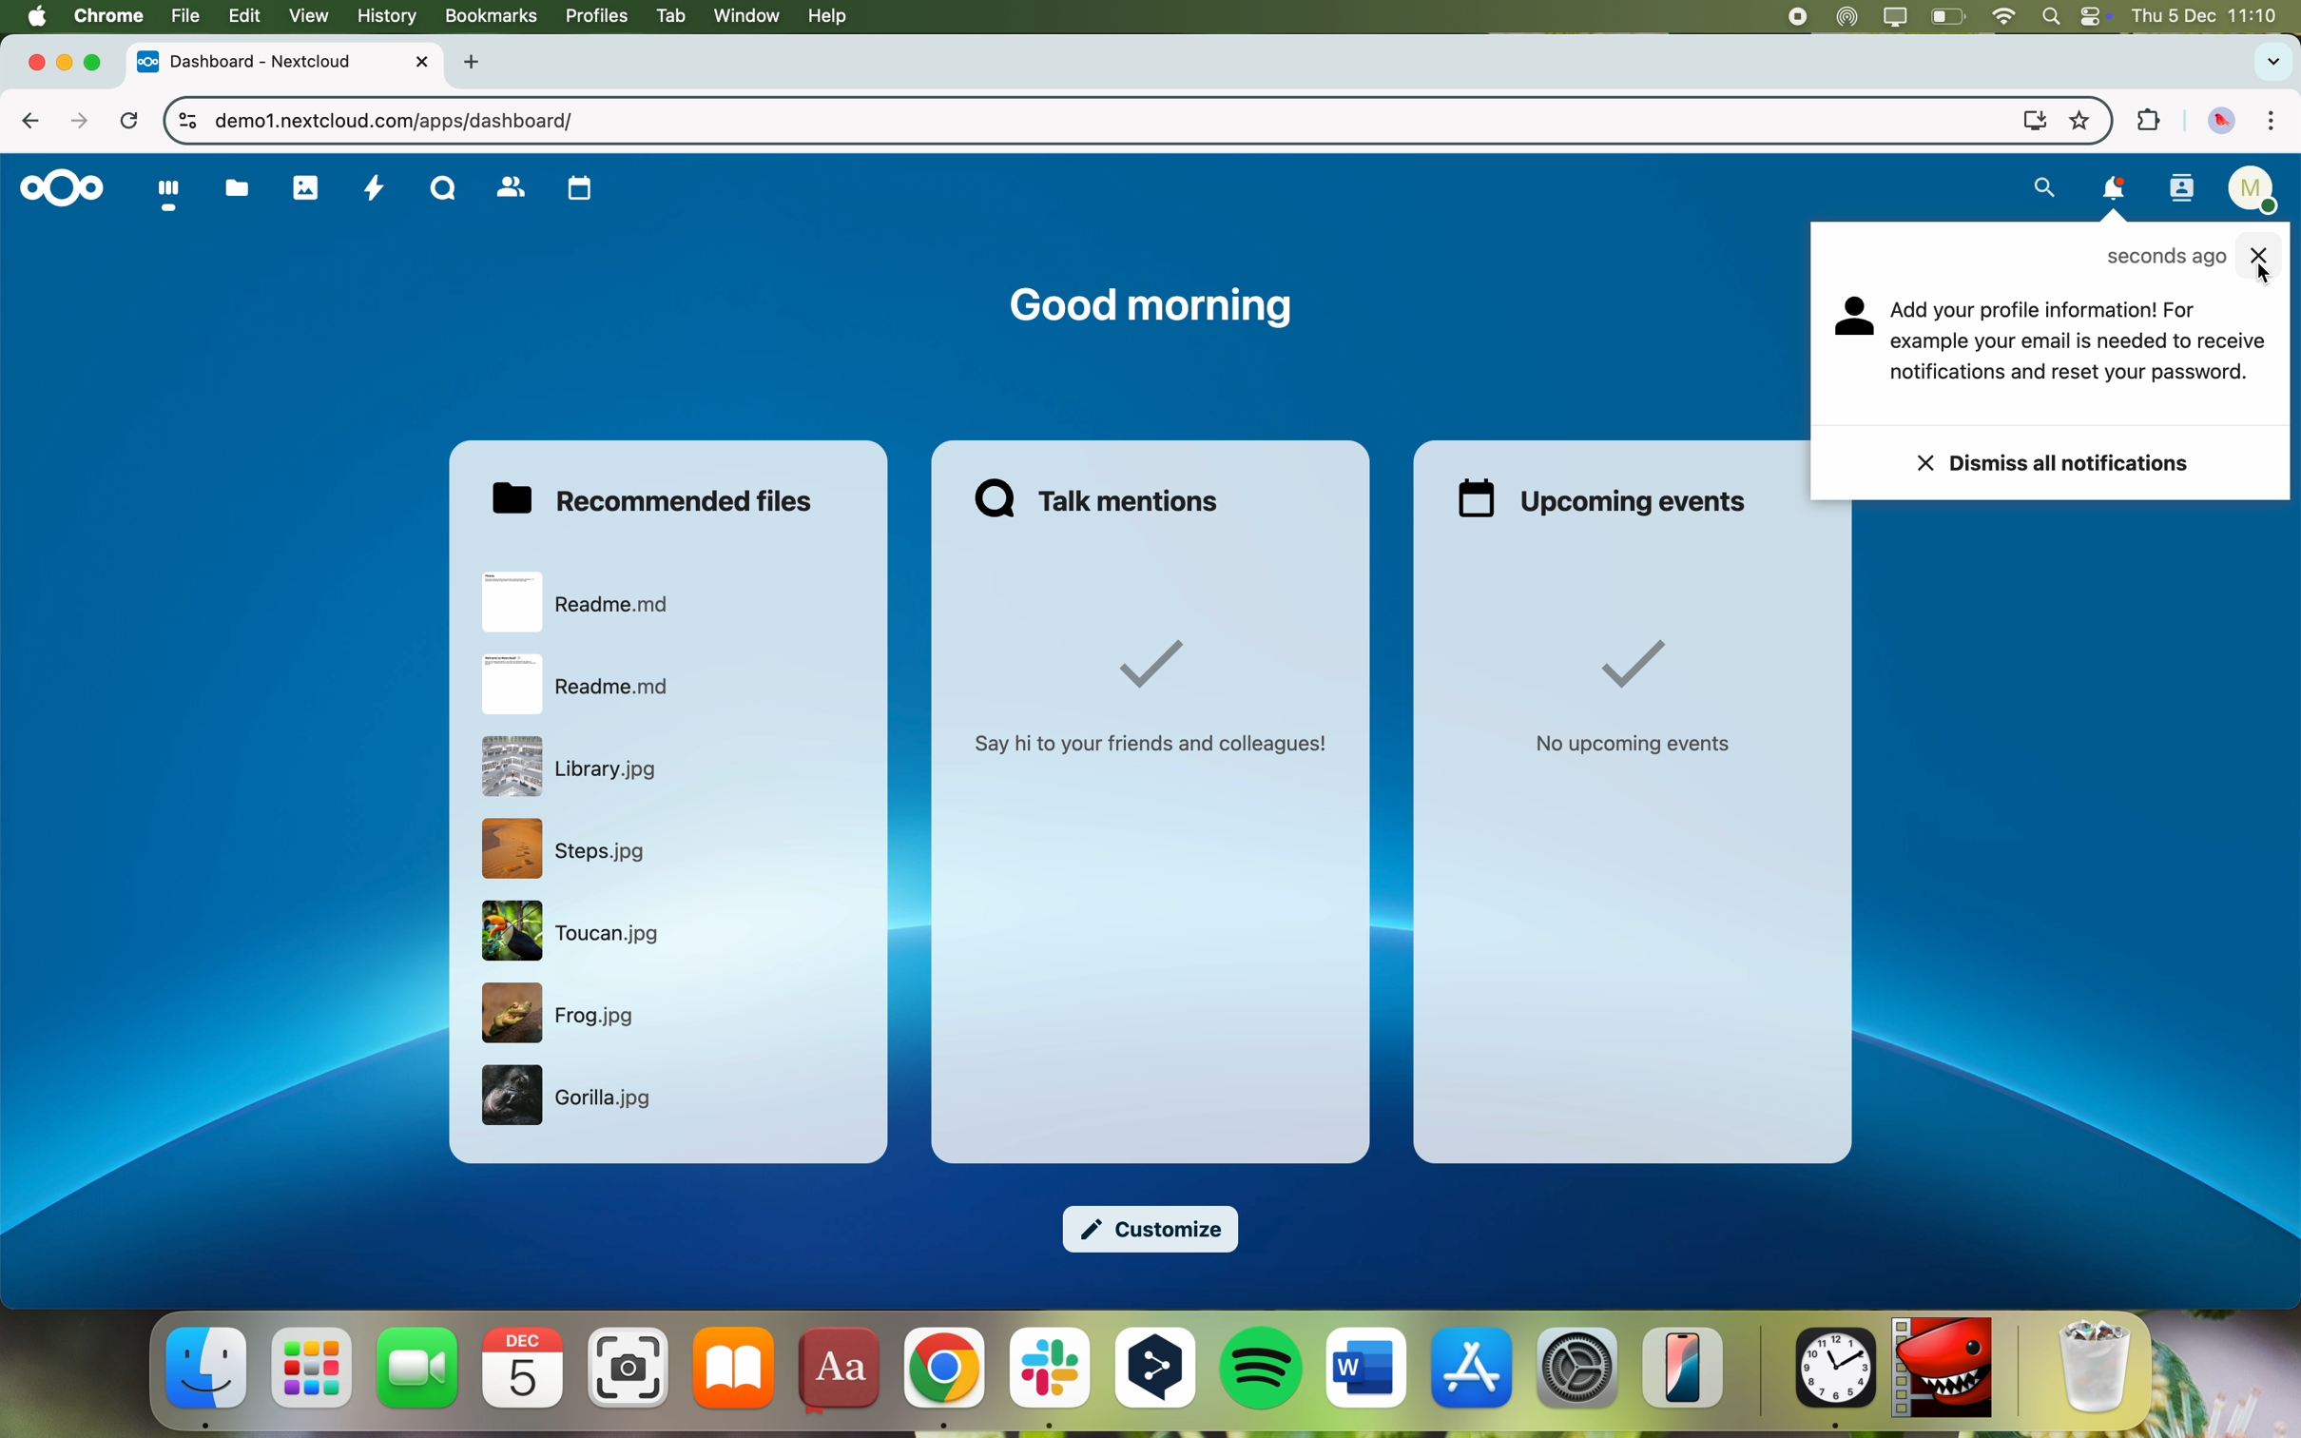 The image size is (2301, 1438). Describe the element at coordinates (130, 123) in the screenshot. I see `refresh the page` at that location.